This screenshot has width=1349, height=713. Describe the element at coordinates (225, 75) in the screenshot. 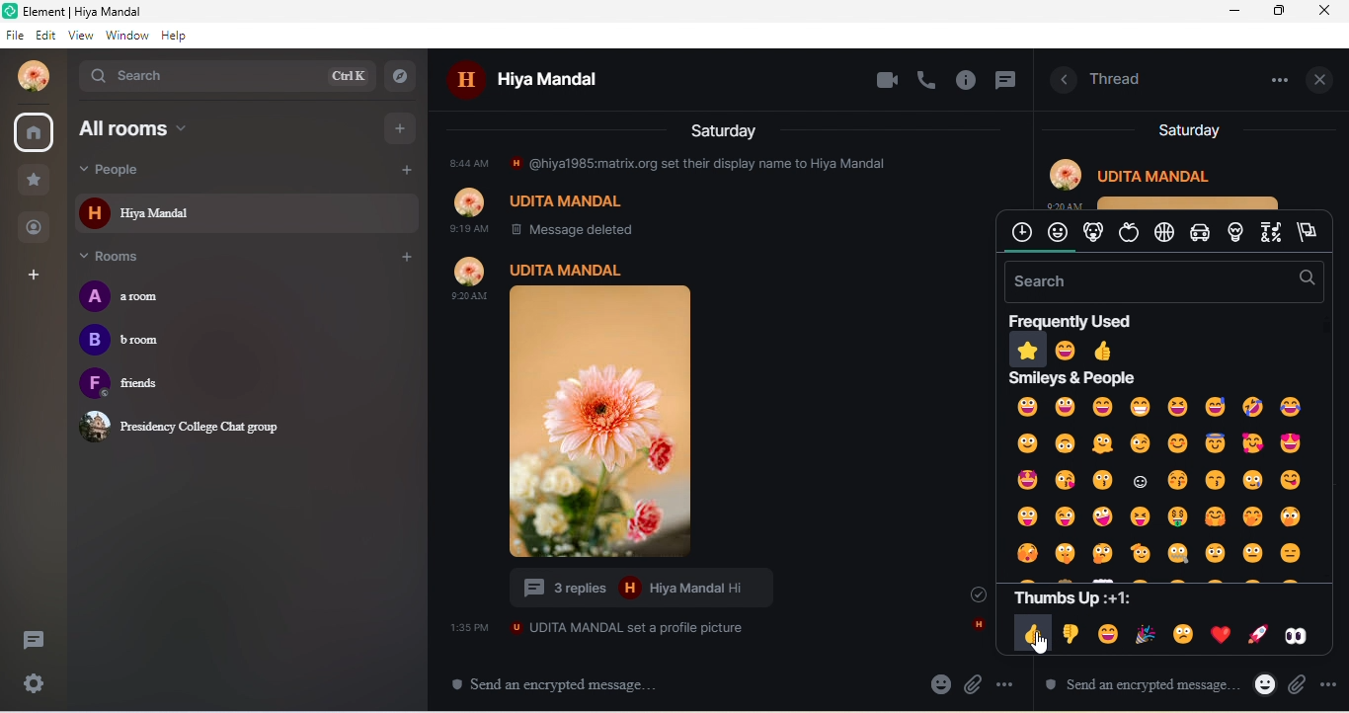

I see `search` at that location.